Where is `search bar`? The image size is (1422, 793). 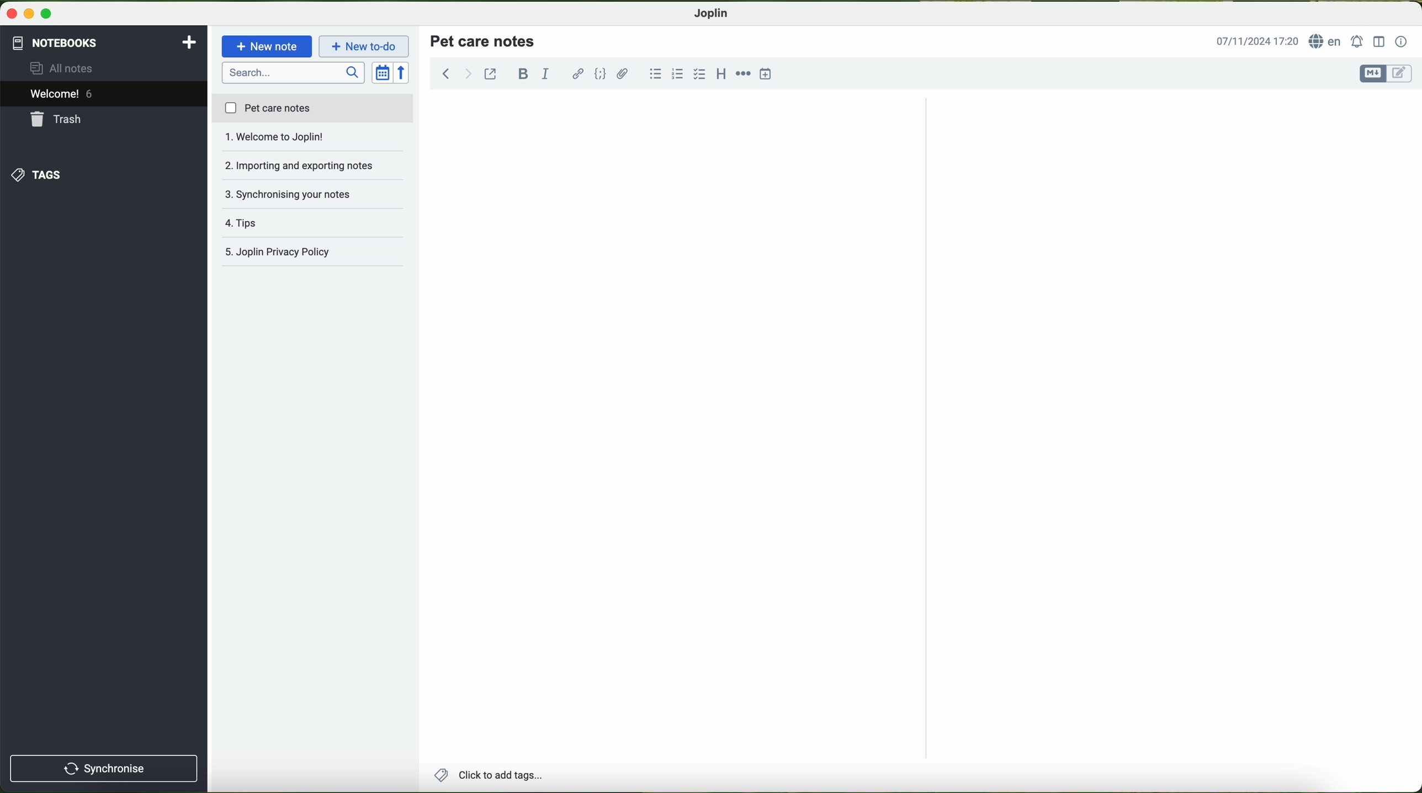 search bar is located at coordinates (295, 72).